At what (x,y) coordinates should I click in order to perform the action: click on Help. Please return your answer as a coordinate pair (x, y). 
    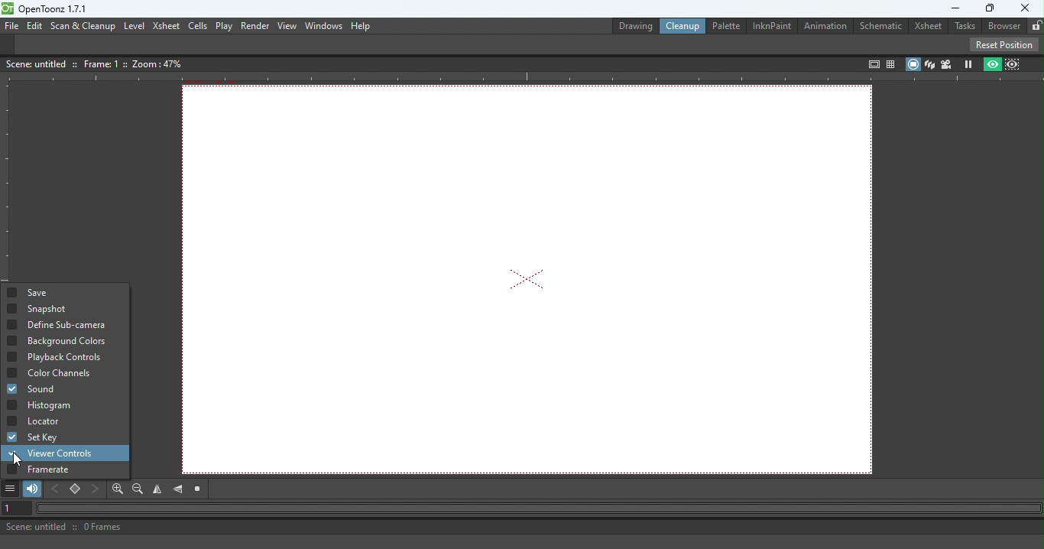
    Looking at the image, I should click on (362, 25).